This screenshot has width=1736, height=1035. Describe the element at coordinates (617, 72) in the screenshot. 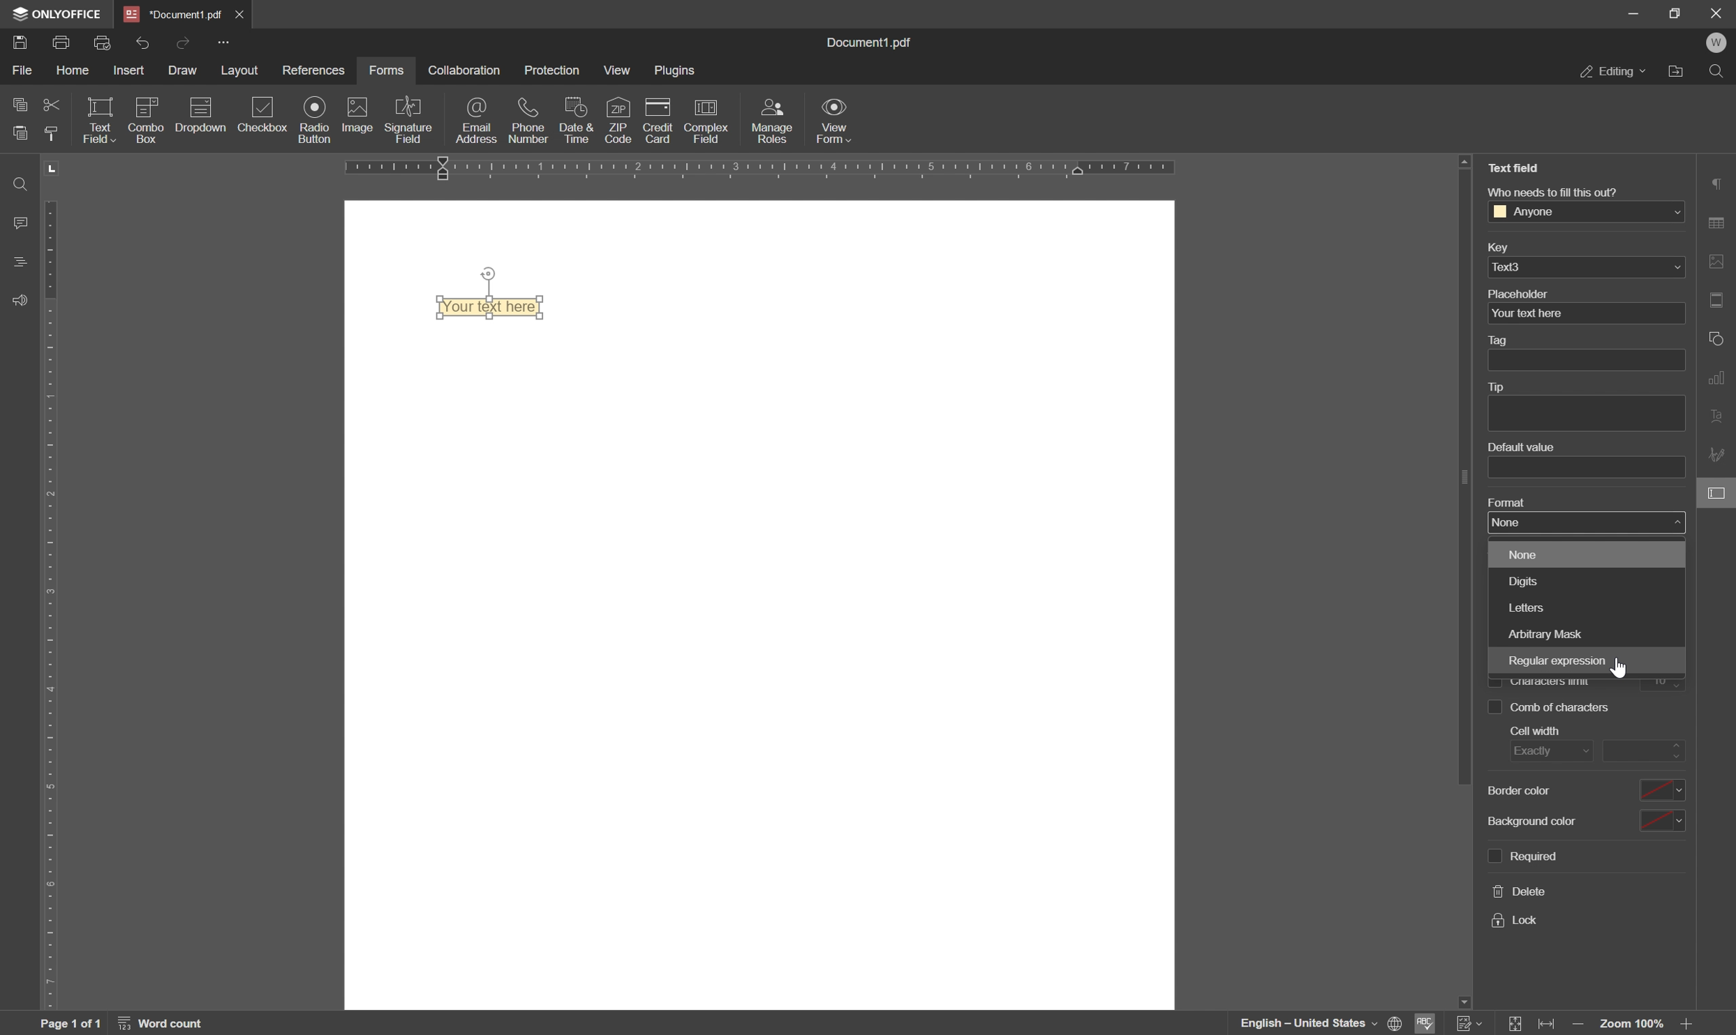

I see `view` at that location.